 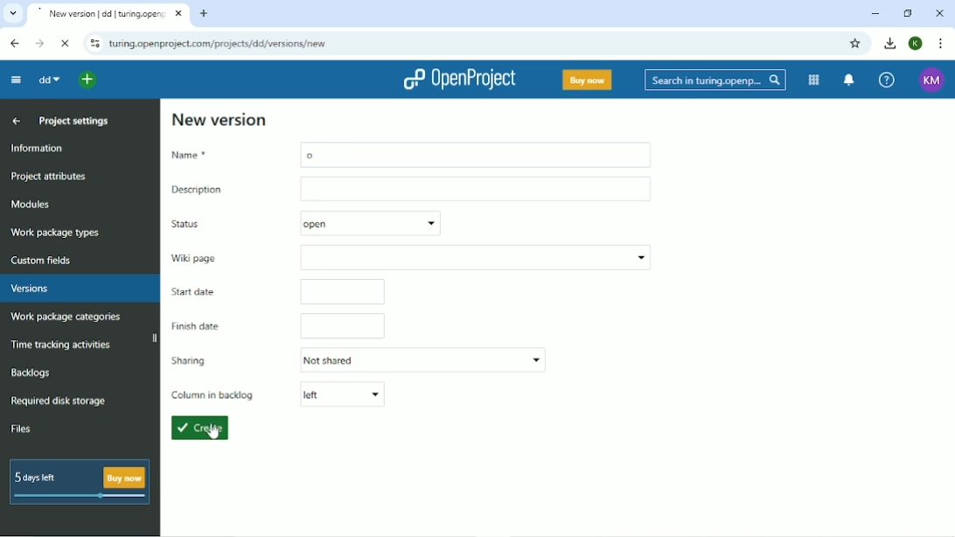 I want to click on o, so click(x=311, y=154).